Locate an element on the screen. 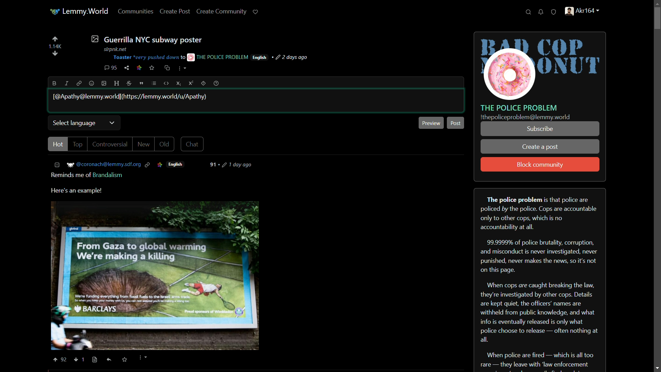  scroll bar is located at coordinates (656, 185).